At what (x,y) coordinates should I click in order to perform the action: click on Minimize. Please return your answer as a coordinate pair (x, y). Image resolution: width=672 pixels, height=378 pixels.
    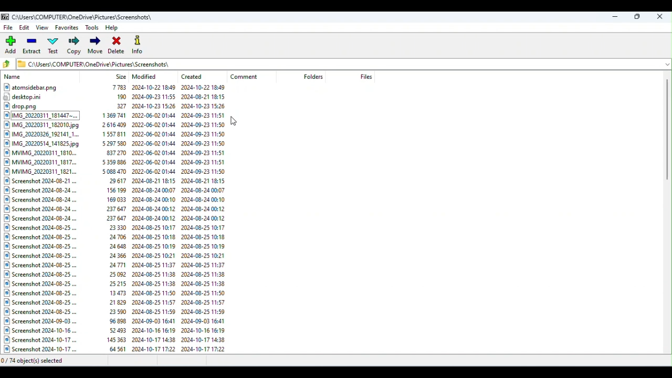
    Looking at the image, I should click on (616, 16).